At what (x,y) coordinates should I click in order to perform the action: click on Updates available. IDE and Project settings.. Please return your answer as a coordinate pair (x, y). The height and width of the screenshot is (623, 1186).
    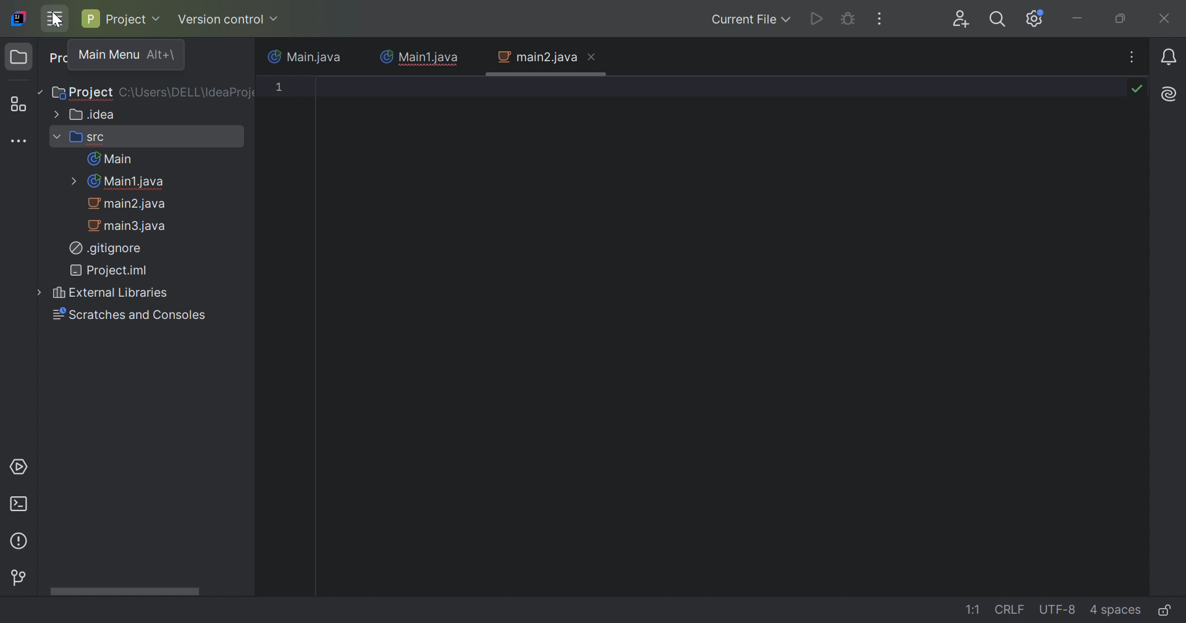
    Looking at the image, I should click on (1035, 19).